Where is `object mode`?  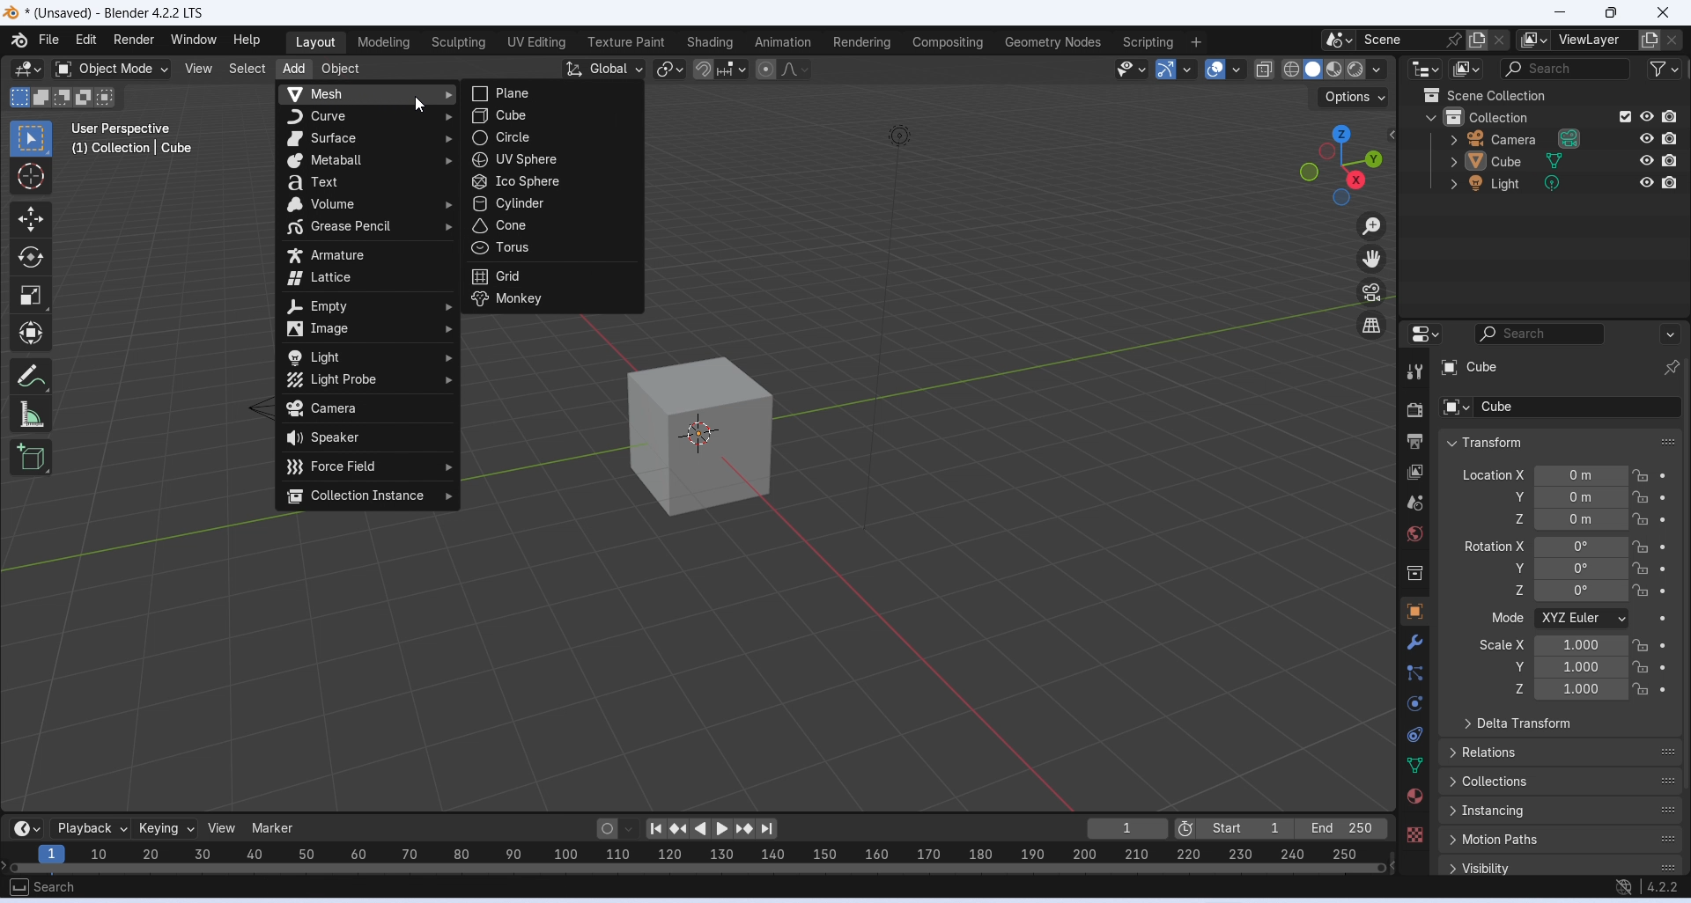
object mode is located at coordinates (112, 70).